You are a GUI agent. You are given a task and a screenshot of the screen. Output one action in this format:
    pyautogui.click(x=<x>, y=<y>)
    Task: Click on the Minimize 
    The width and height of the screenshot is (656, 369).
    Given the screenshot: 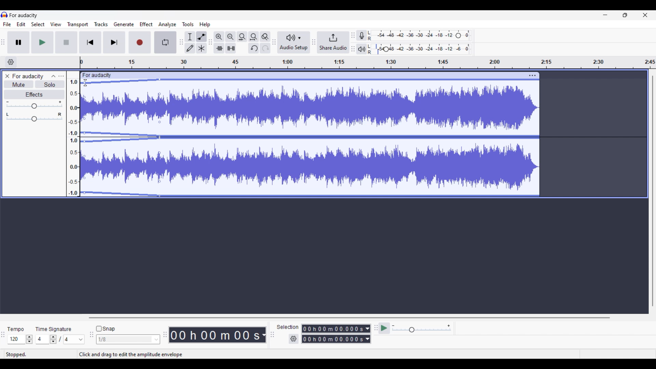 What is the action you would take?
    pyautogui.click(x=605, y=15)
    